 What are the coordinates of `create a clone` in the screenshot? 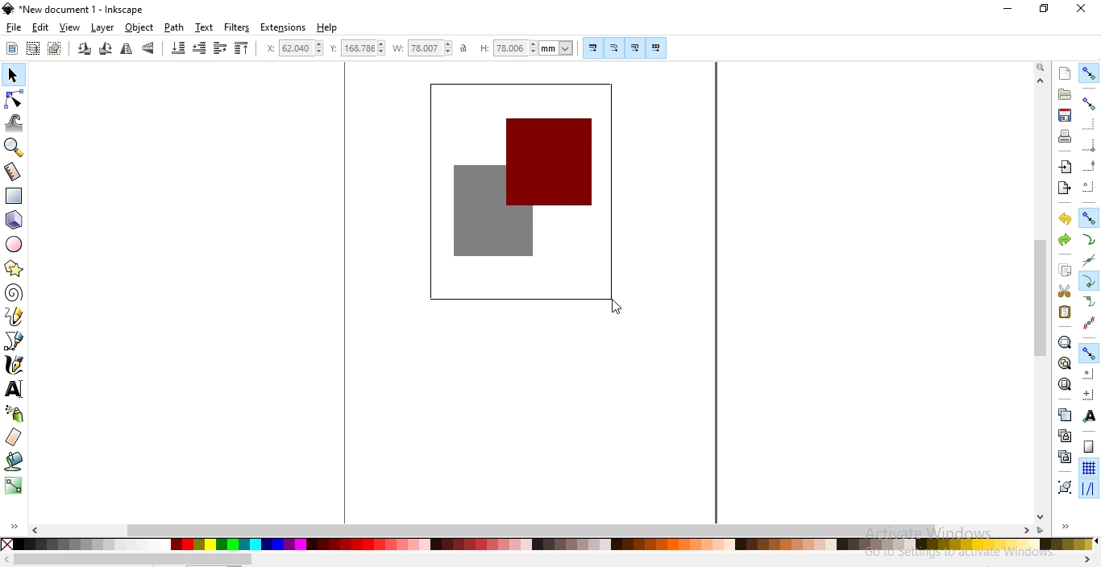 It's located at (1064, 436).